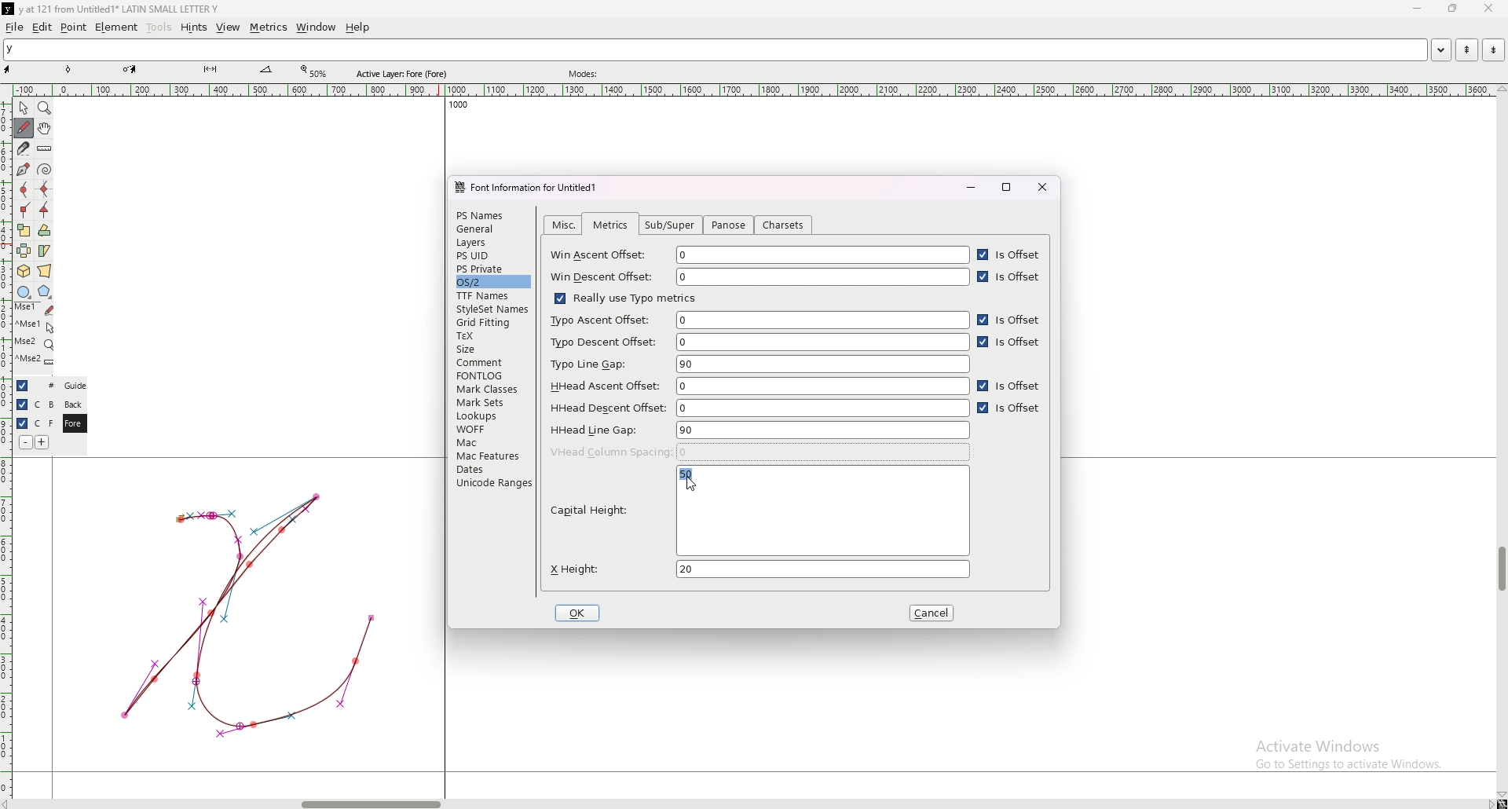  Describe the element at coordinates (1465, 50) in the screenshot. I see `previous word` at that location.